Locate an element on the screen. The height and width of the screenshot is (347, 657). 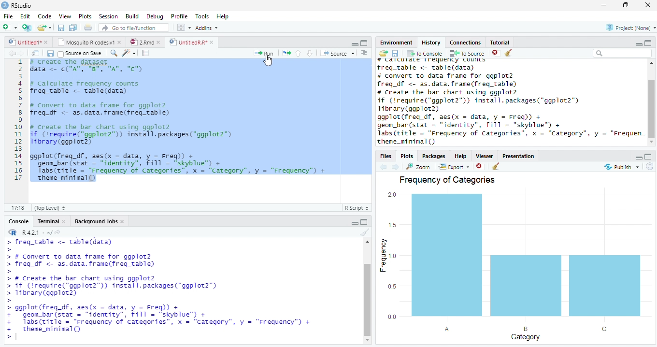
Edit is located at coordinates (25, 17).